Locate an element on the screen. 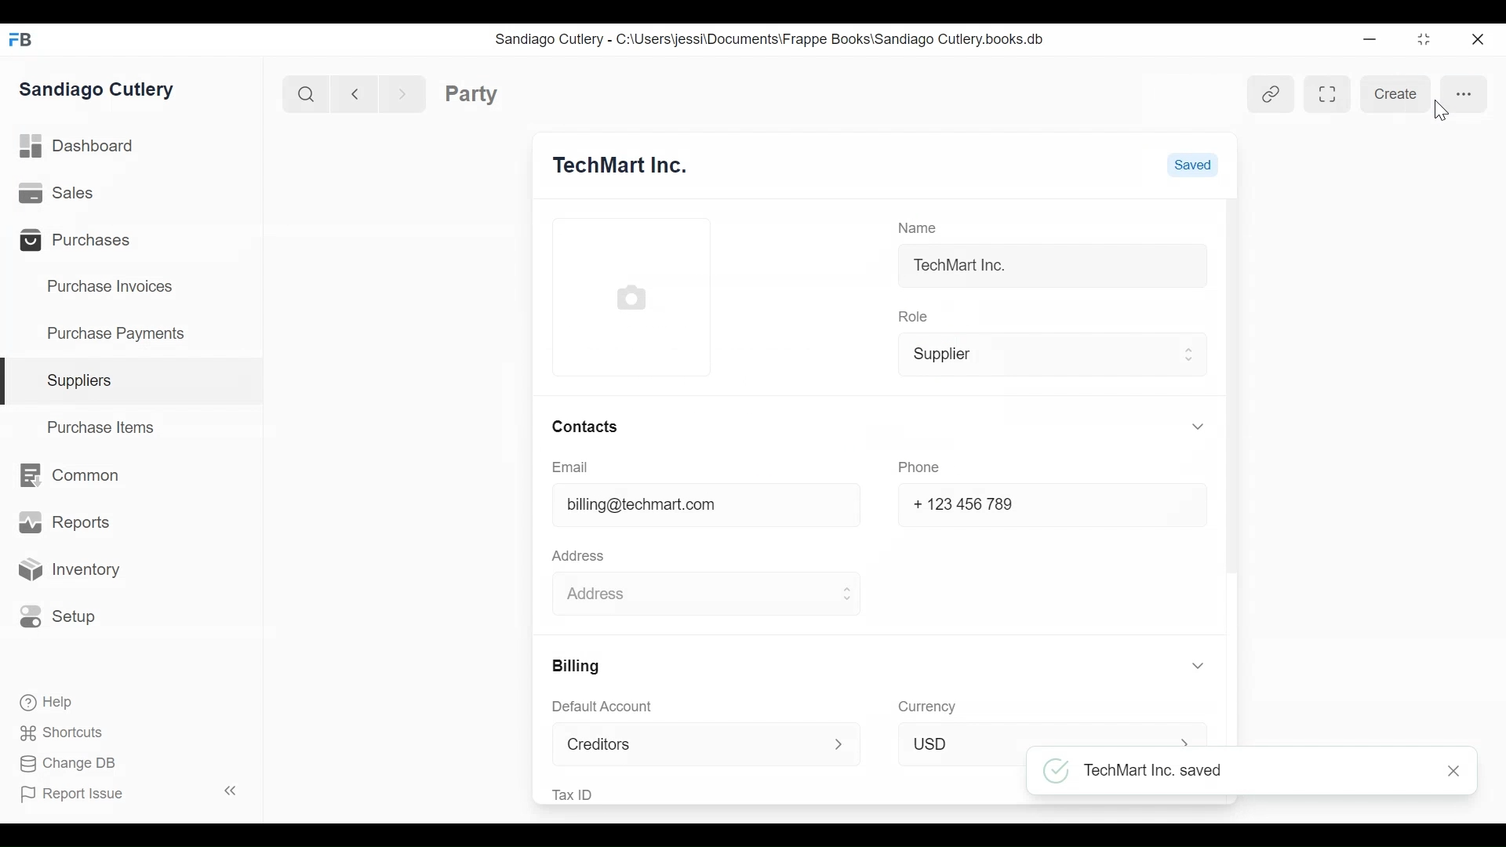 This screenshot has height=847, width=1506. Saved is located at coordinates (1194, 165).